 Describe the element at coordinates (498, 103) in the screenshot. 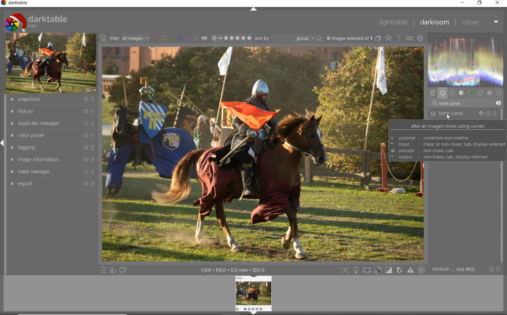

I see `delete` at that location.